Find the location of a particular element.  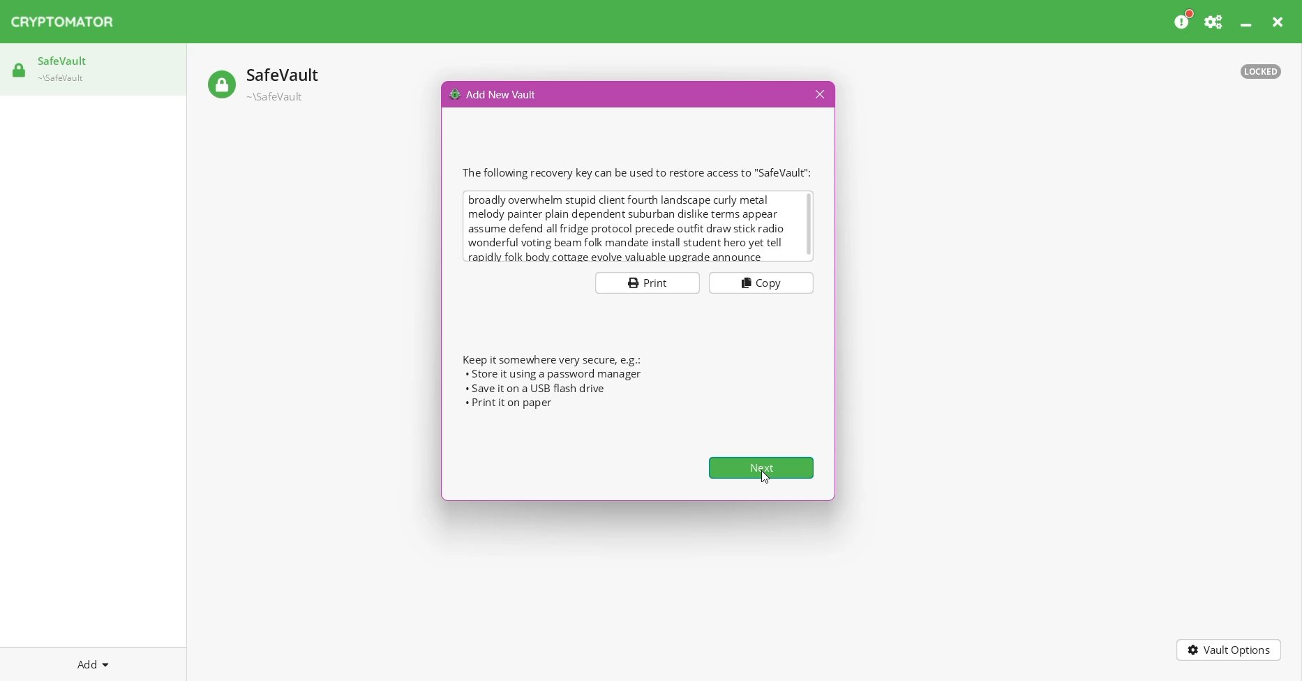

Copy is located at coordinates (763, 283).